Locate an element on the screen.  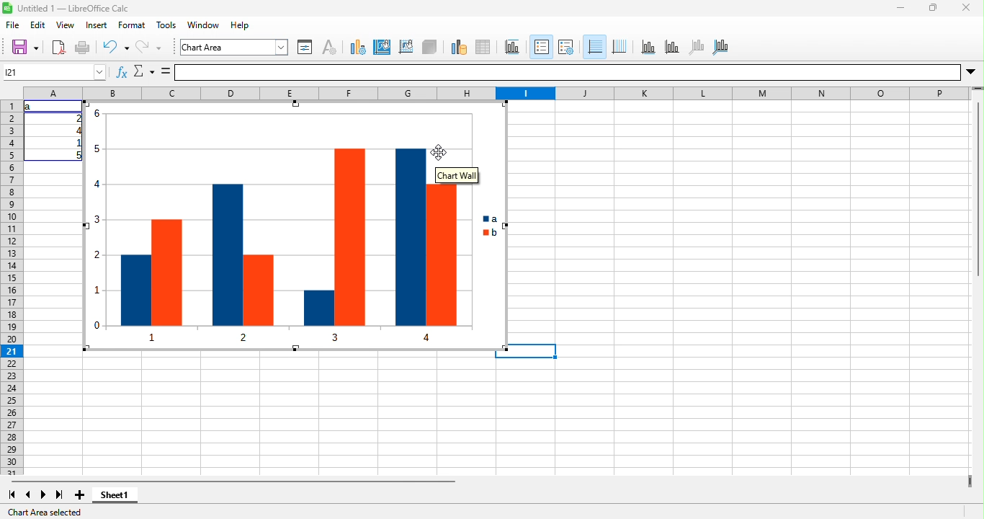
legend is located at coordinates (566, 48).